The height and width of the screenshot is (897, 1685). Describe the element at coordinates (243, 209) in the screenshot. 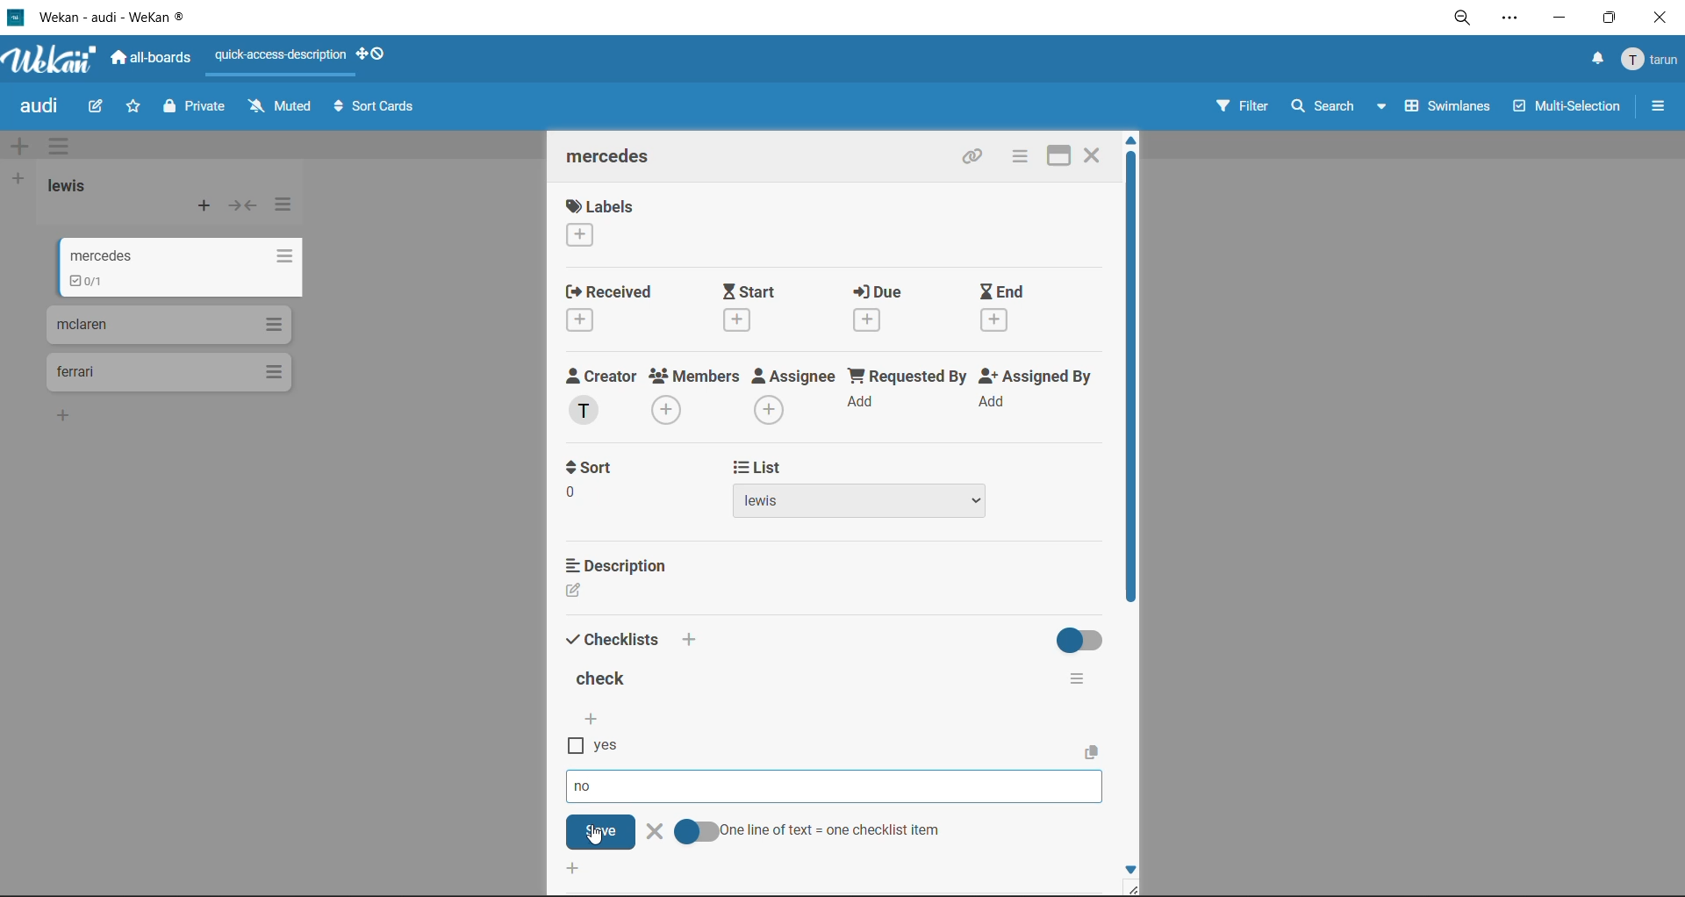

I see `collapse` at that location.